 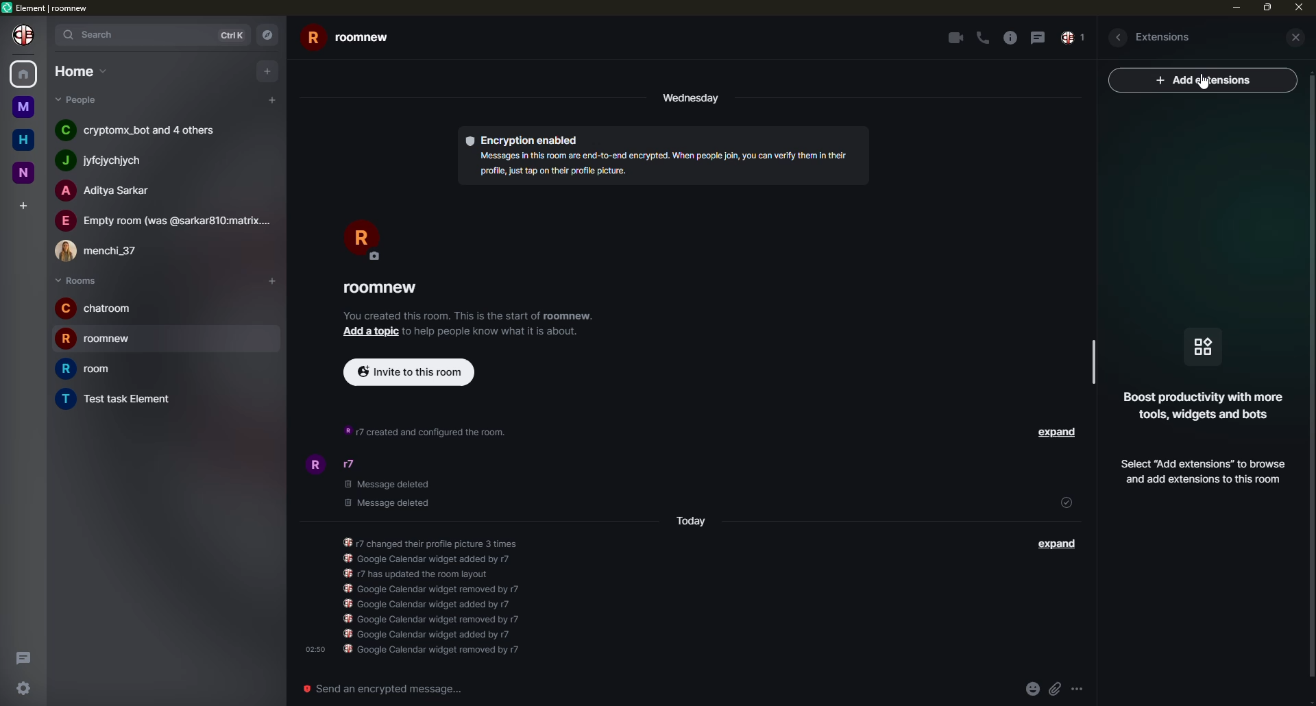 What do you see at coordinates (141, 131) in the screenshot?
I see `people` at bounding box center [141, 131].